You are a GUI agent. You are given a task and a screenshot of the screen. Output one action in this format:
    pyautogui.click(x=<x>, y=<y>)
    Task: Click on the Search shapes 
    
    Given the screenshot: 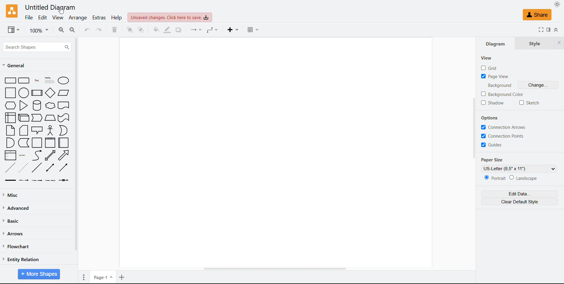 What is the action you would take?
    pyautogui.click(x=38, y=47)
    